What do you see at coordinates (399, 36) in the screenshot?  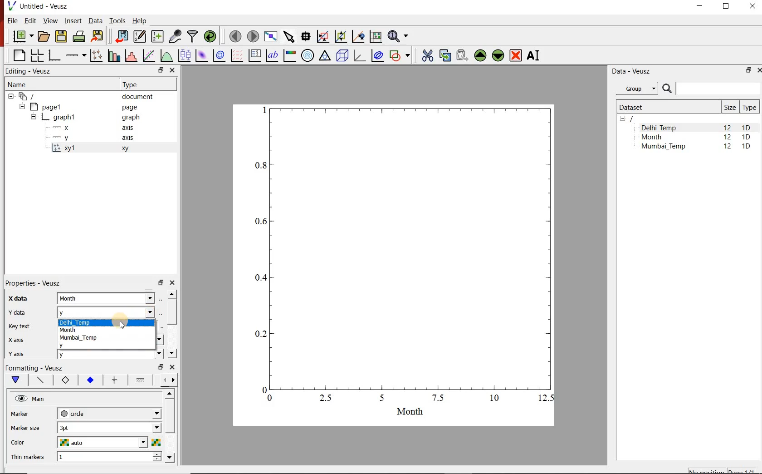 I see `zoom functions menu` at bounding box center [399, 36].